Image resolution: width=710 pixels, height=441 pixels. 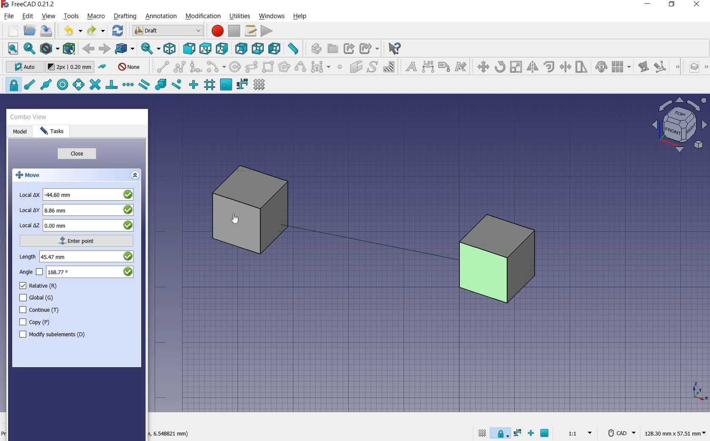 I want to click on mirror, so click(x=533, y=67).